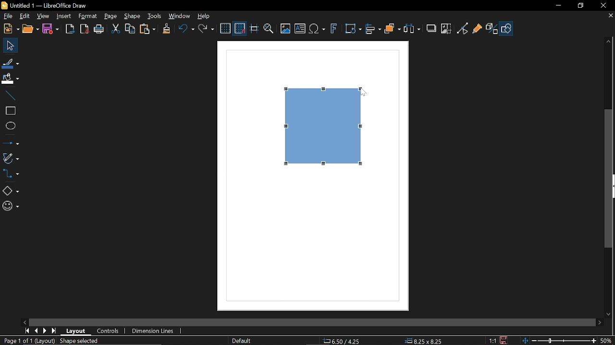 The image size is (615, 345). I want to click on HElp, so click(205, 17).